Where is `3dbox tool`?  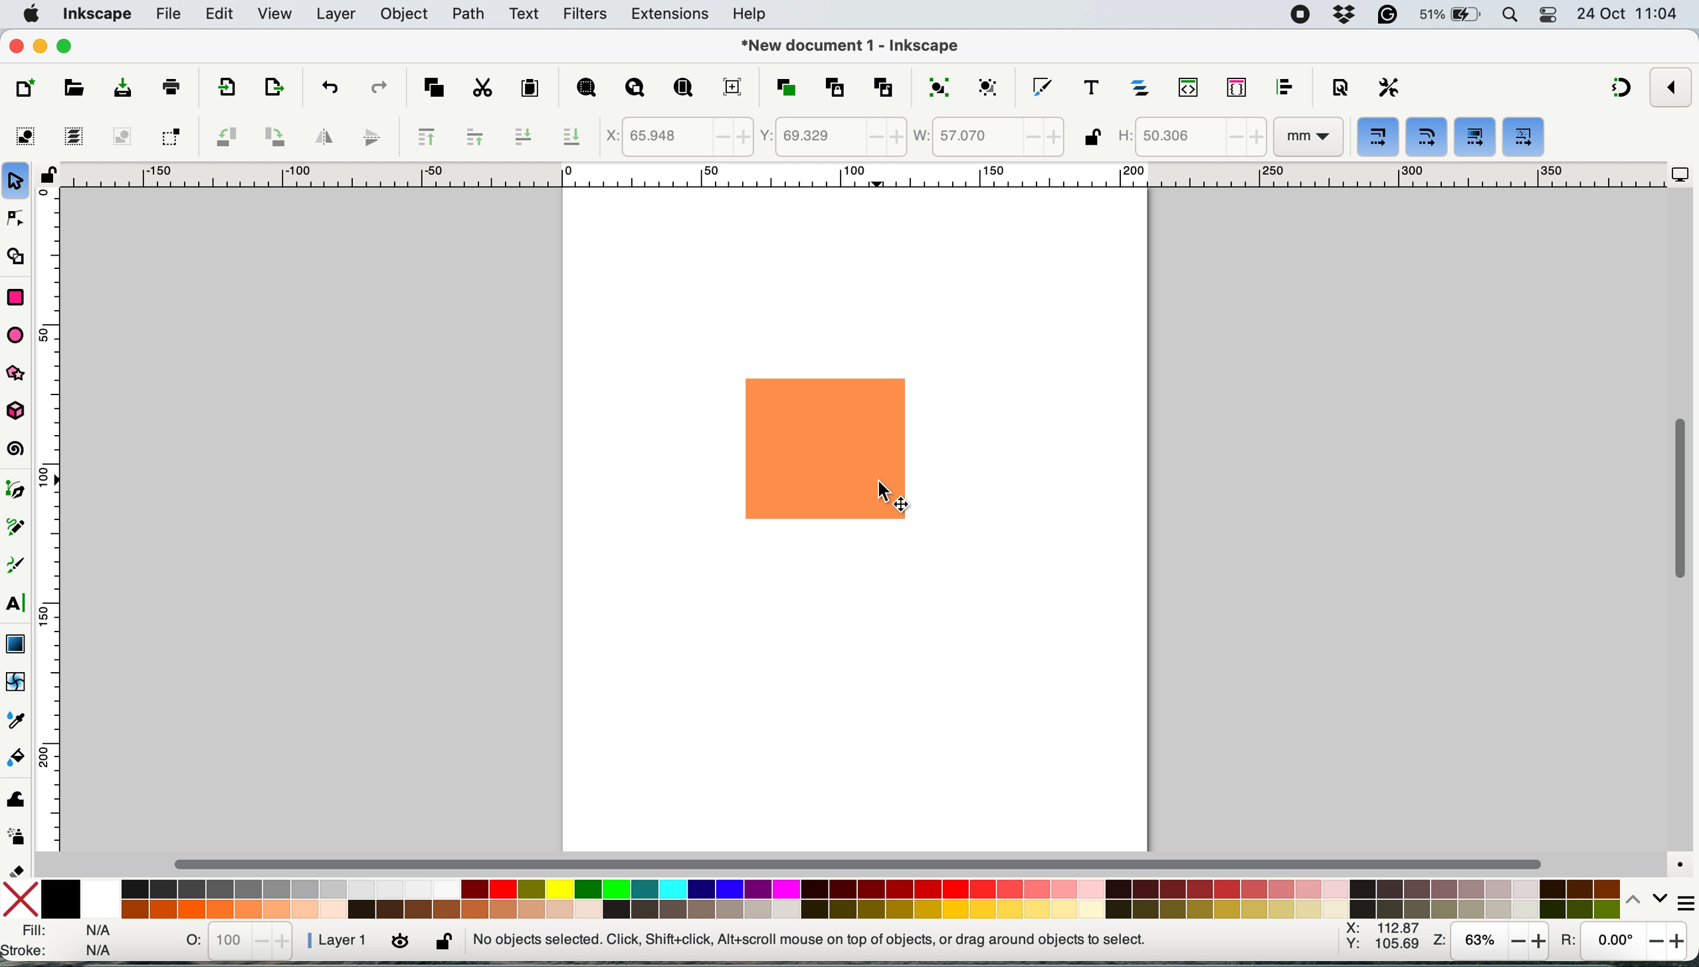
3dbox tool is located at coordinates (22, 412).